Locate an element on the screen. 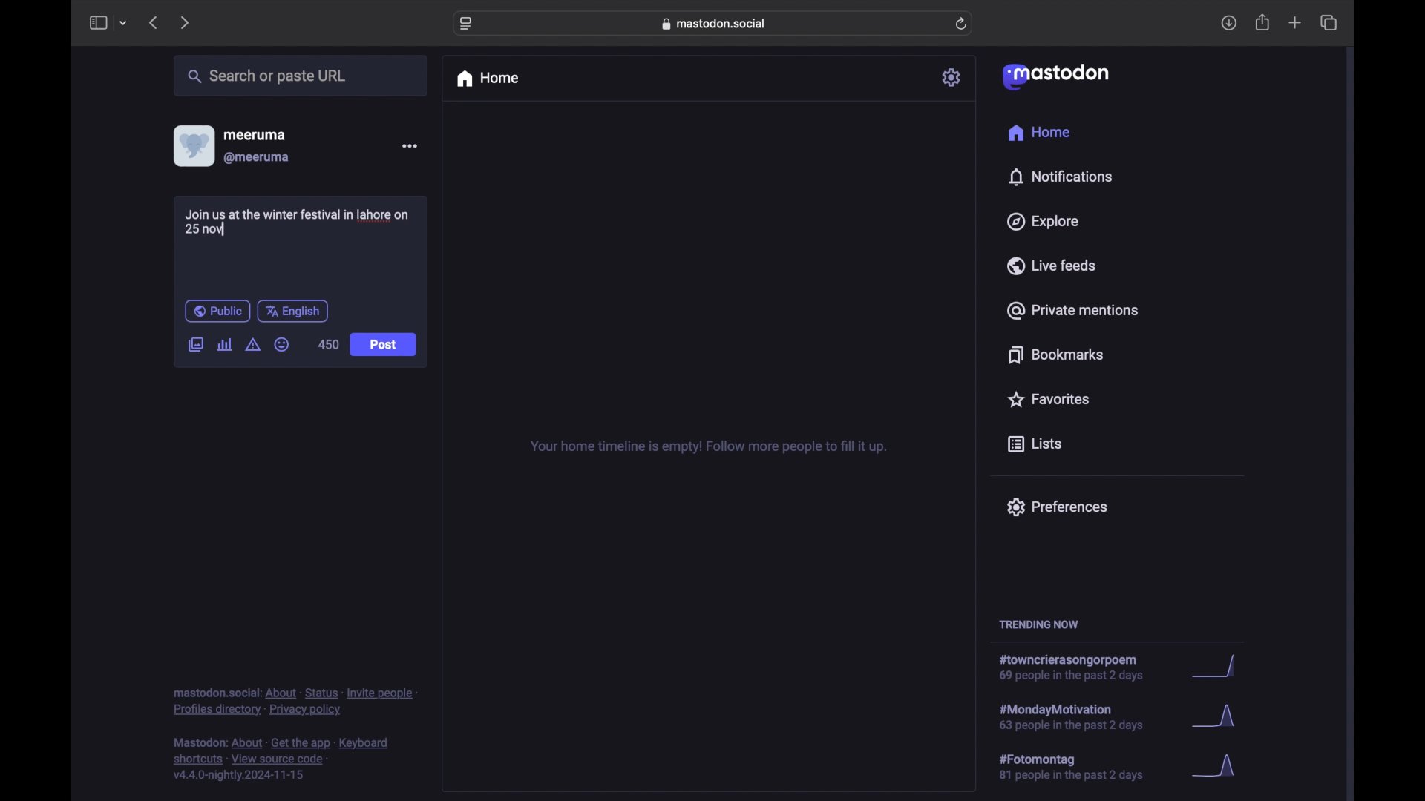 The image size is (1425, 801). meeruma is located at coordinates (255, 134).